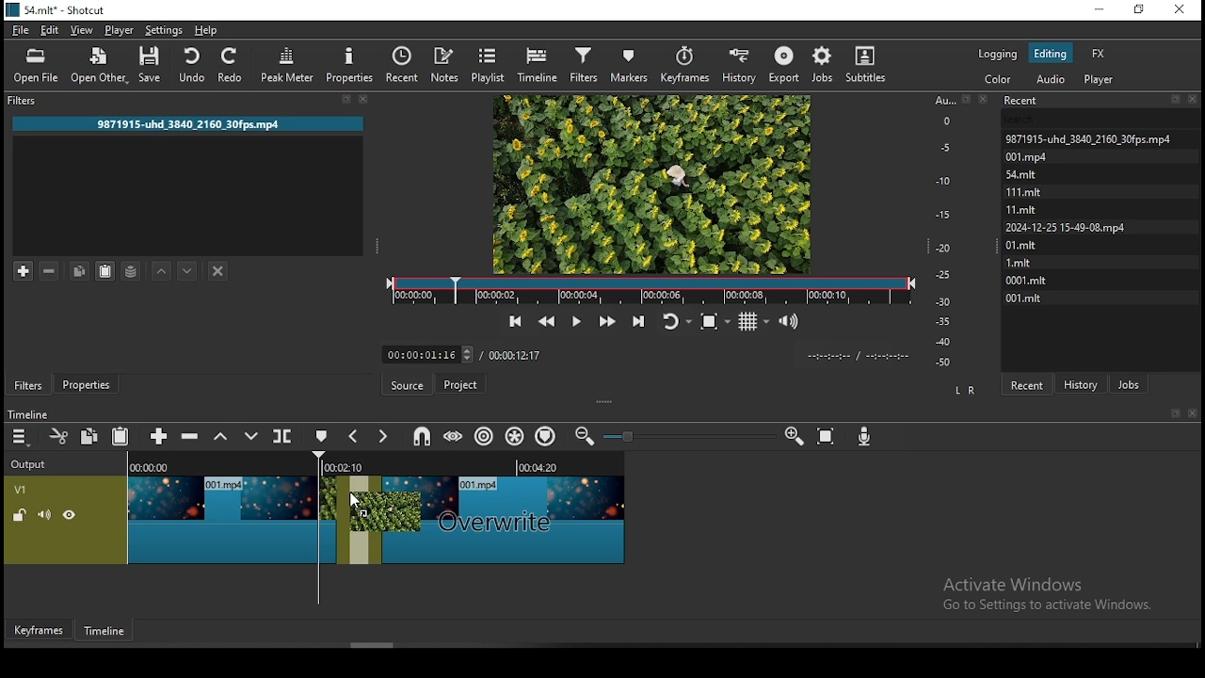 Image resolution: width=1205 pixels, height=678 pixels. Describe the element at coordinates (642, 318) in the screenshot. I see `skip to the next point` at that location.